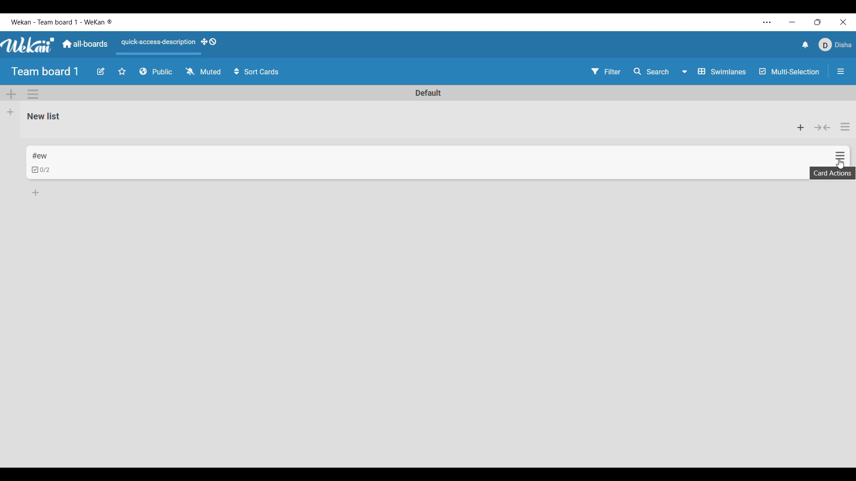 Image resolution: width=856 pixels, height=481 pixels. What do you see at coordinates (767, 23) in the screenshot?
I see `More settings` at bounding box center [767, 23].